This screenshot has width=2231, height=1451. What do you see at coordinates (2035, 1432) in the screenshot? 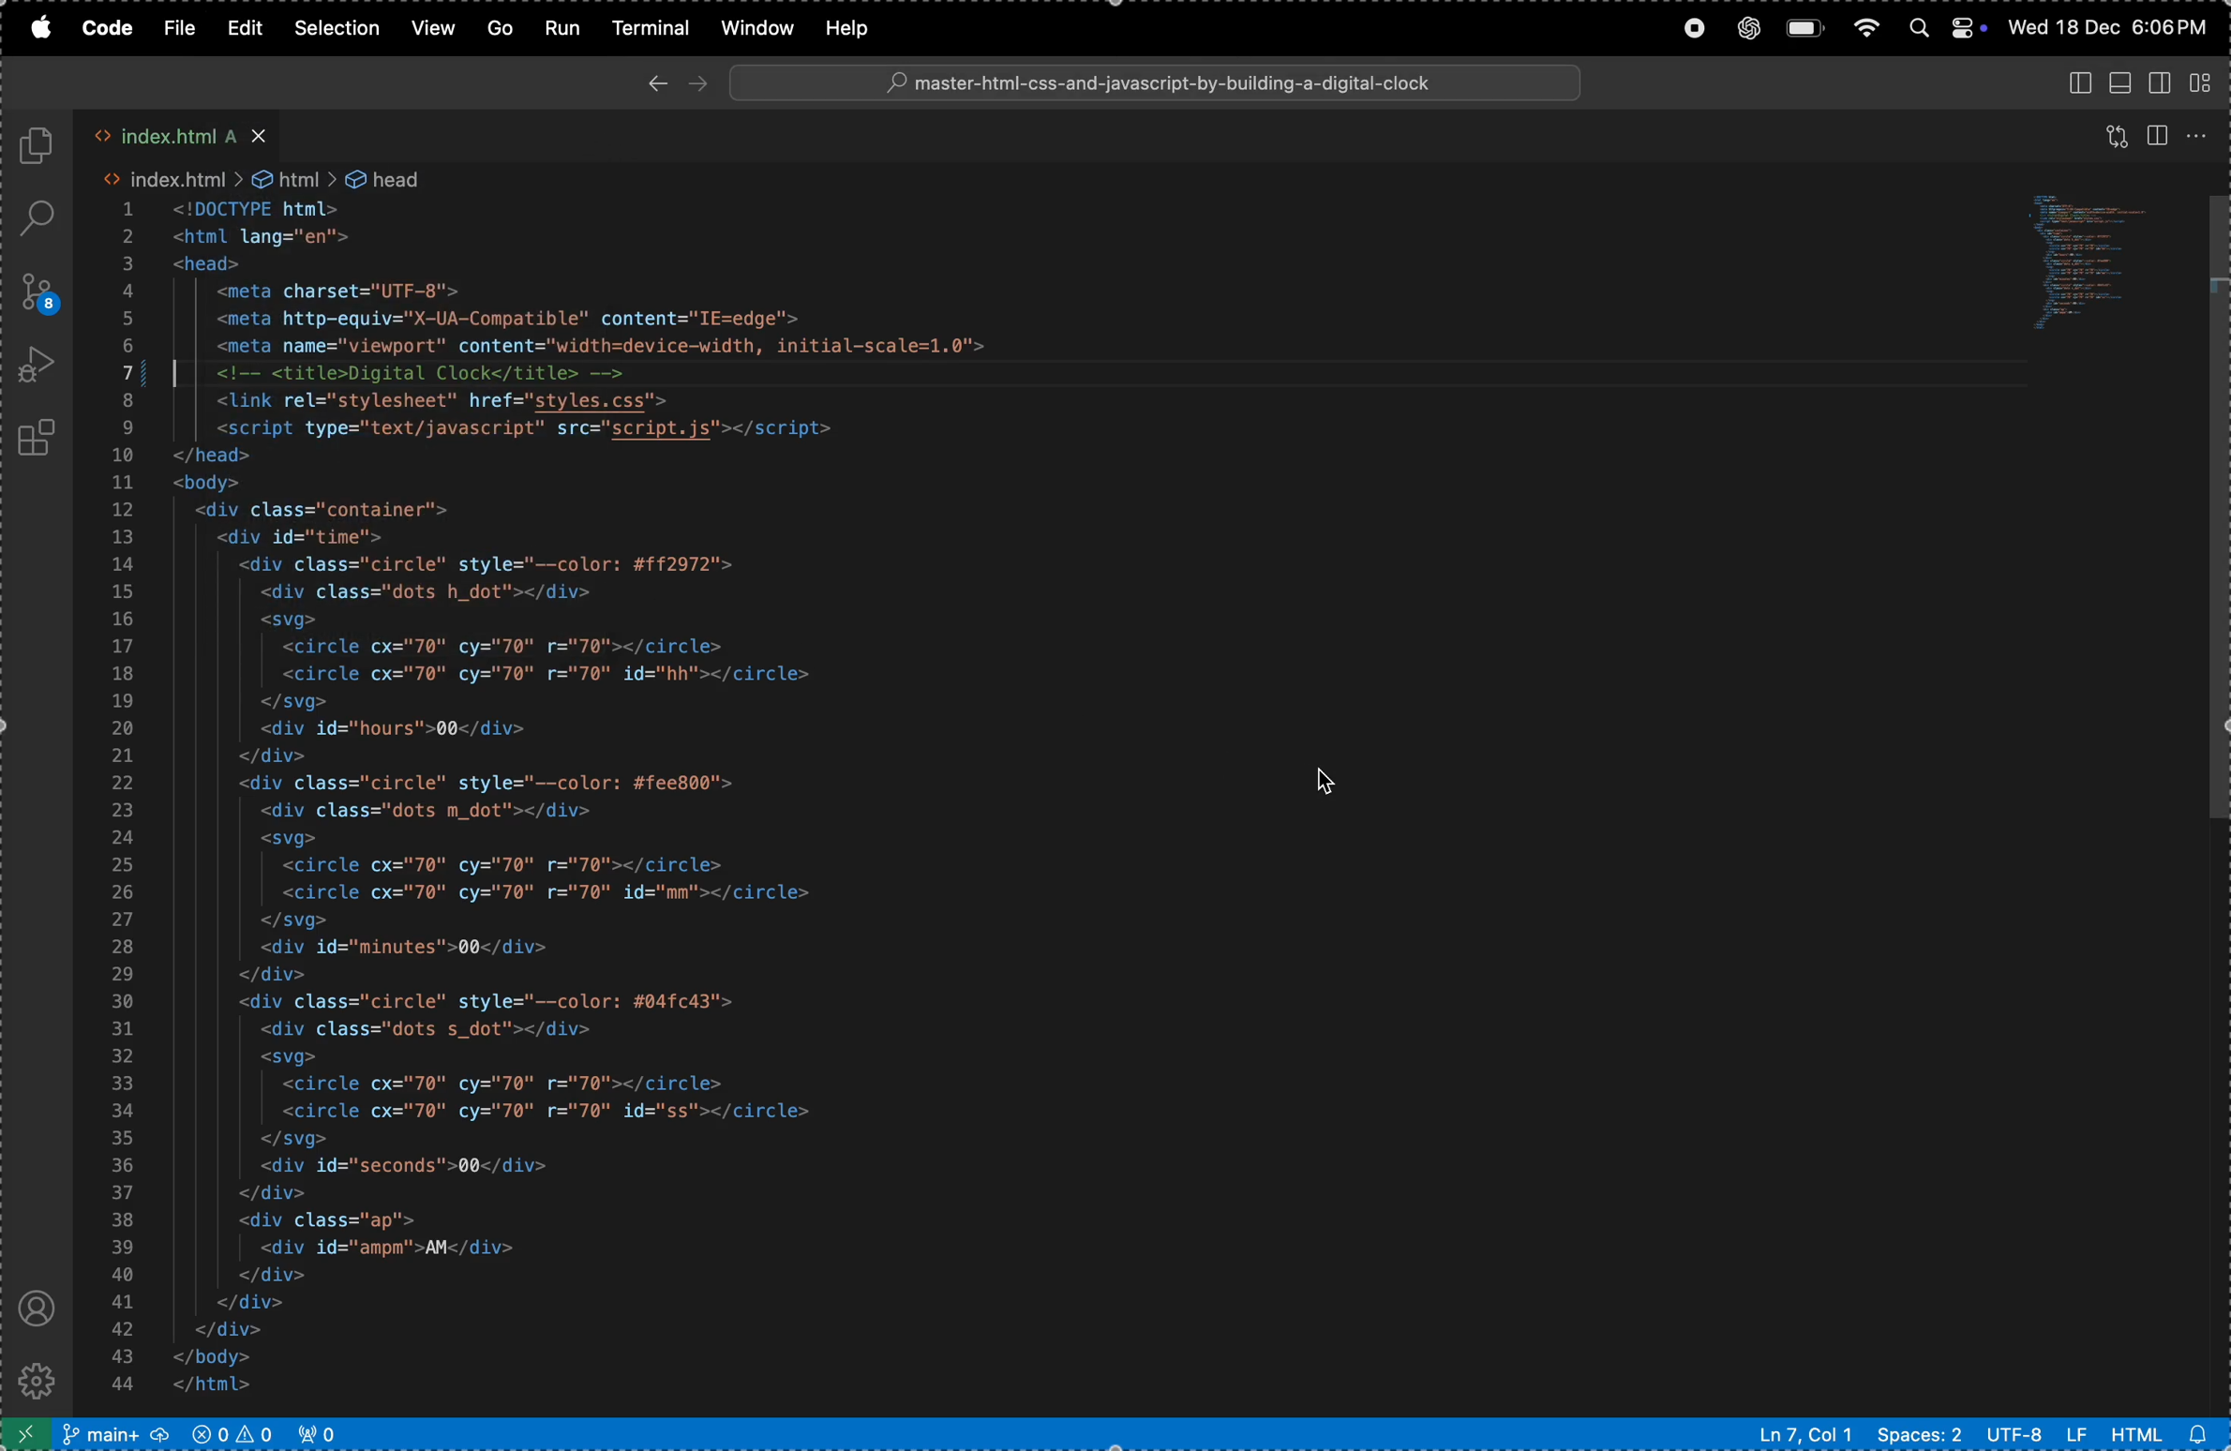
I see `utf -8 lf` at bounding box center [2035, 1432].